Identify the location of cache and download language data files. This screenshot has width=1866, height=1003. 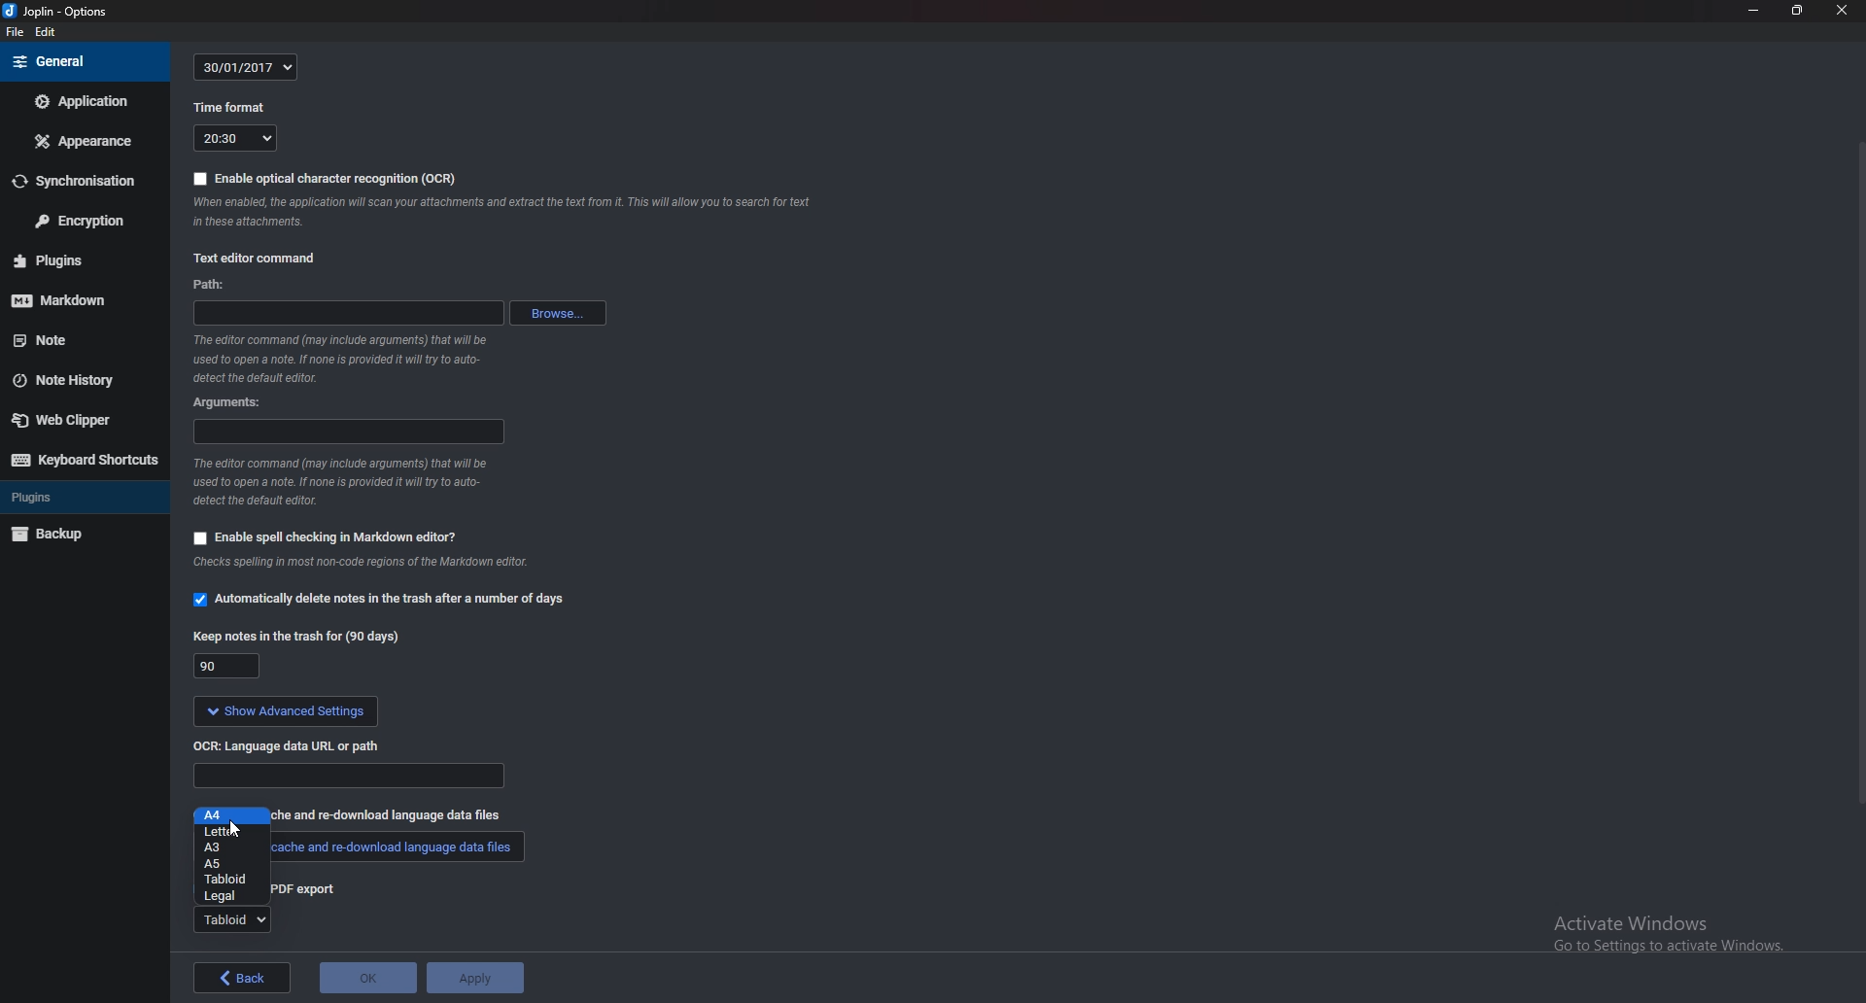
(415, 848).